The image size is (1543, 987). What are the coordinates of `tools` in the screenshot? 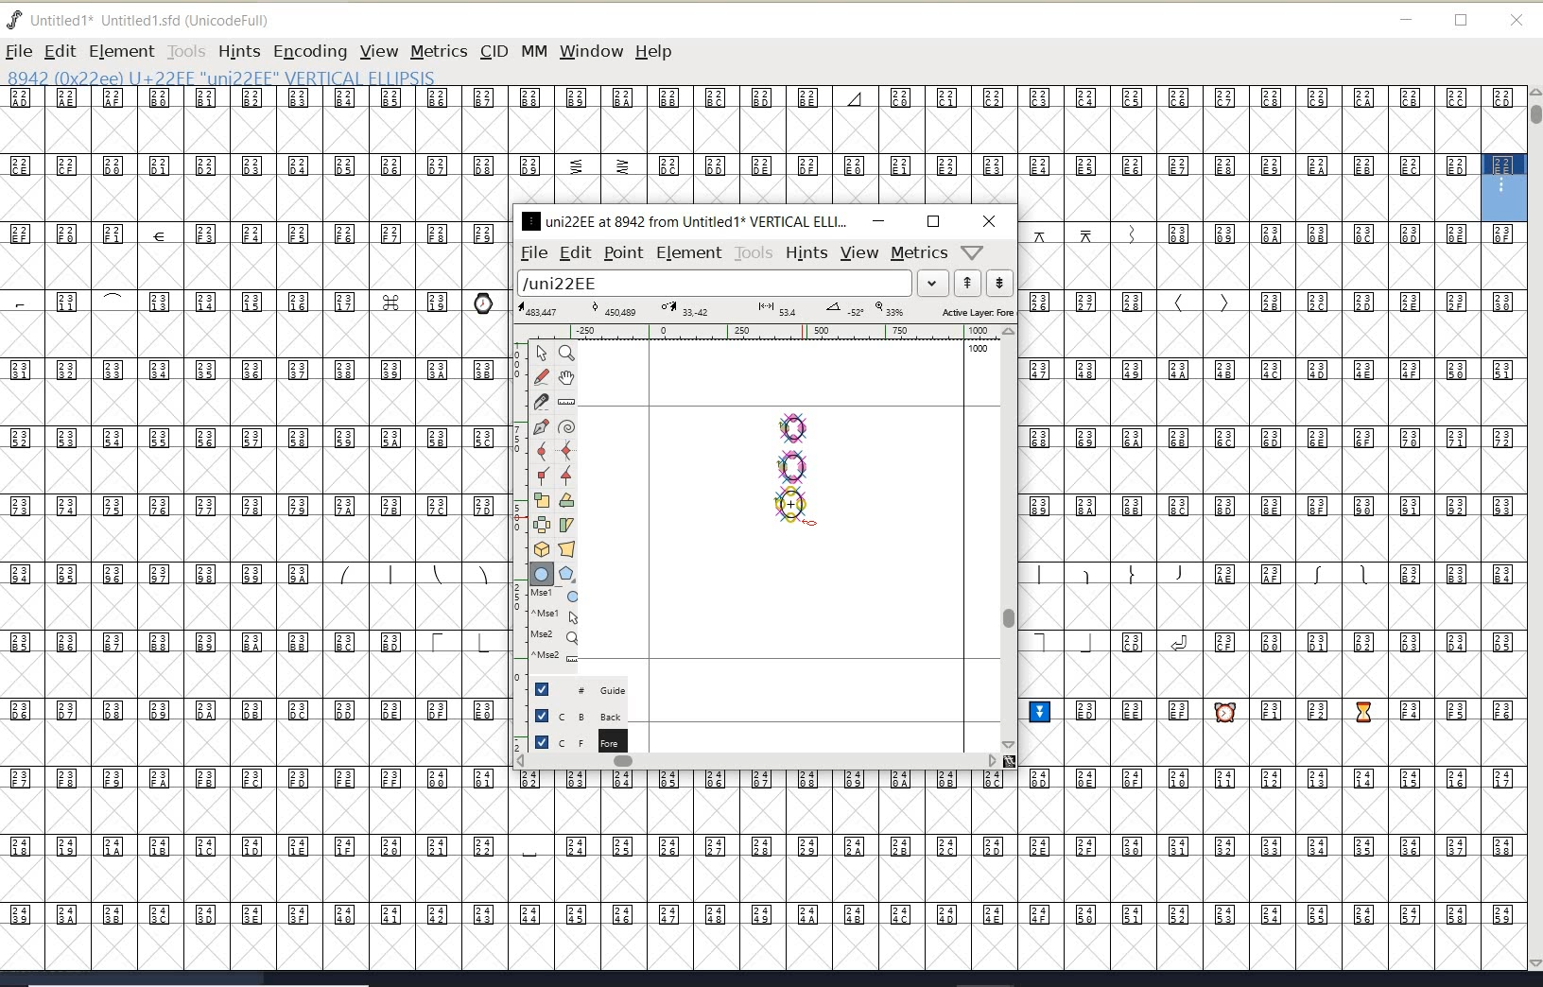 It's located at (754, 253).